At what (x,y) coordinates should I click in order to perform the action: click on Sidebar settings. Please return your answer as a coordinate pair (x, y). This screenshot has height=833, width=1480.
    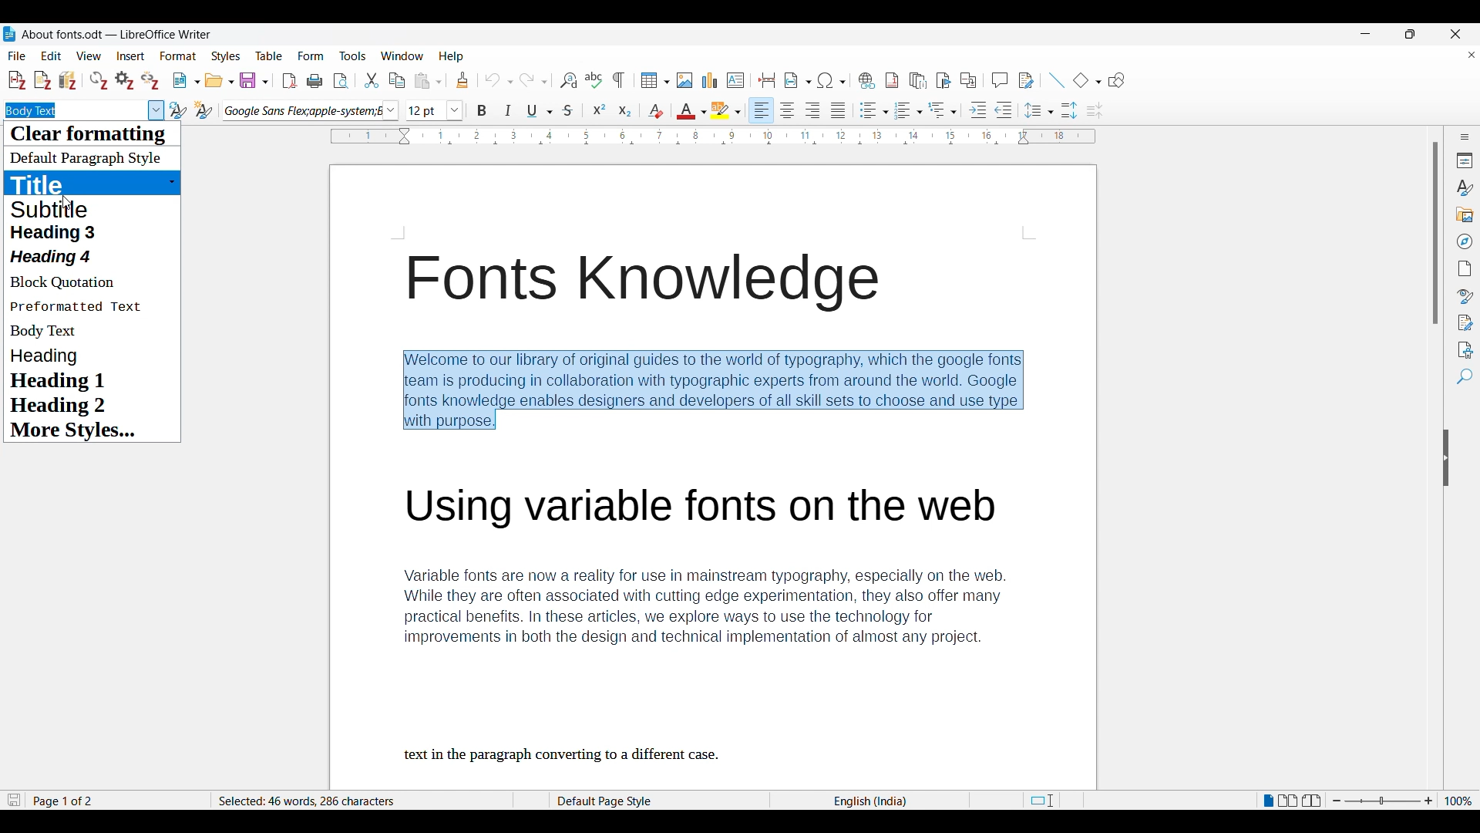
    Looking at the image, I should click on (1465, 137).